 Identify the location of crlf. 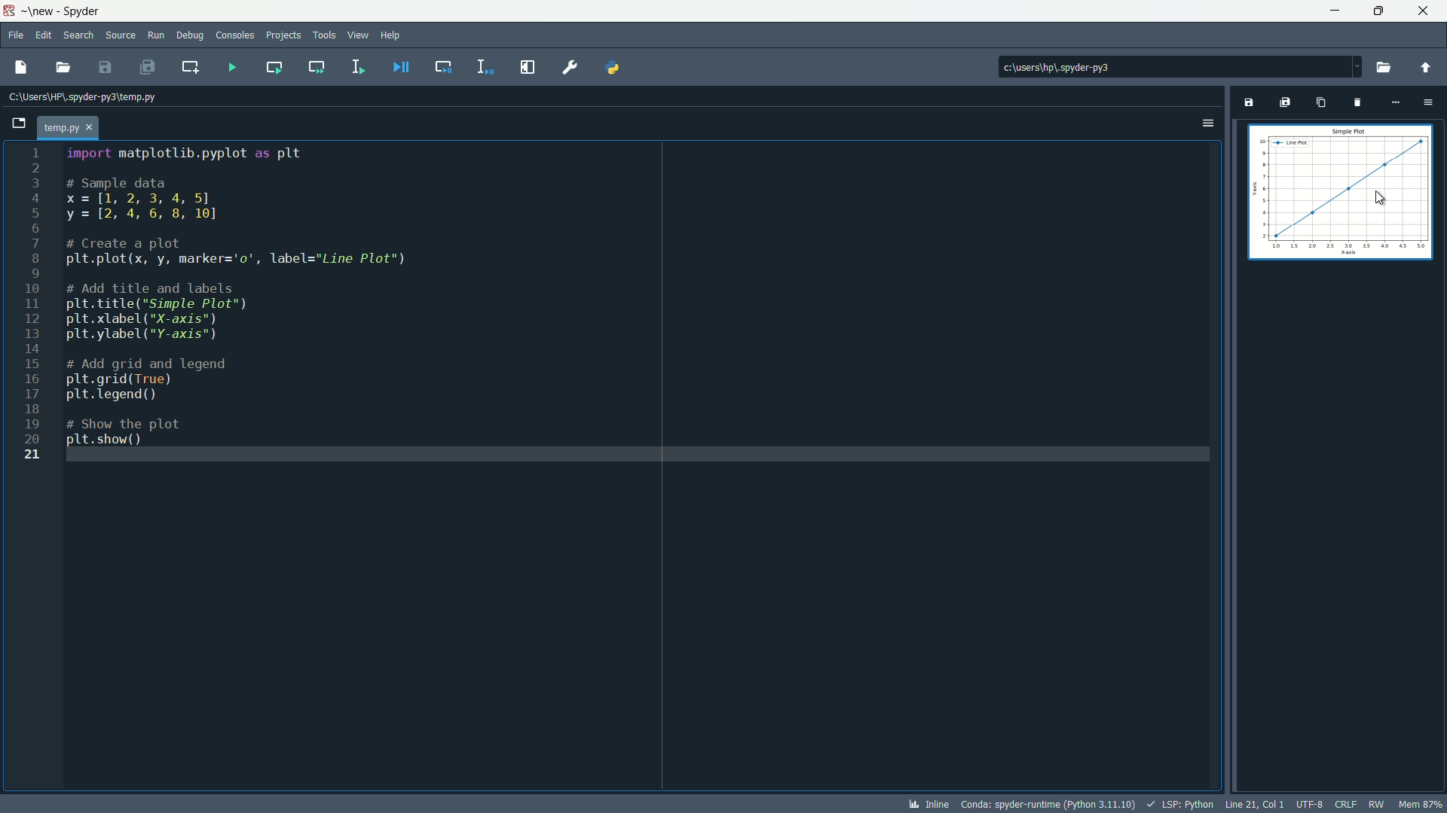
(1345, 804).